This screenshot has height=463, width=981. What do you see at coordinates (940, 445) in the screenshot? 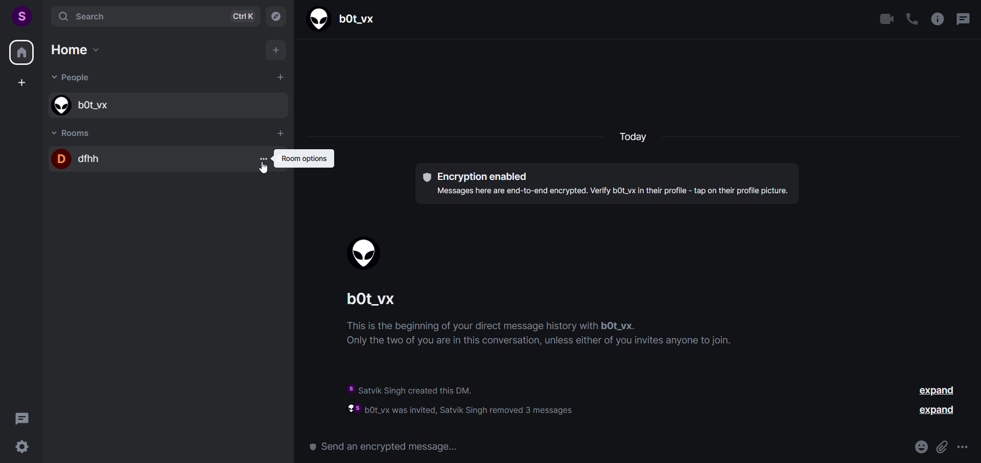
I see `attachment` at bounding box center [940, 445].